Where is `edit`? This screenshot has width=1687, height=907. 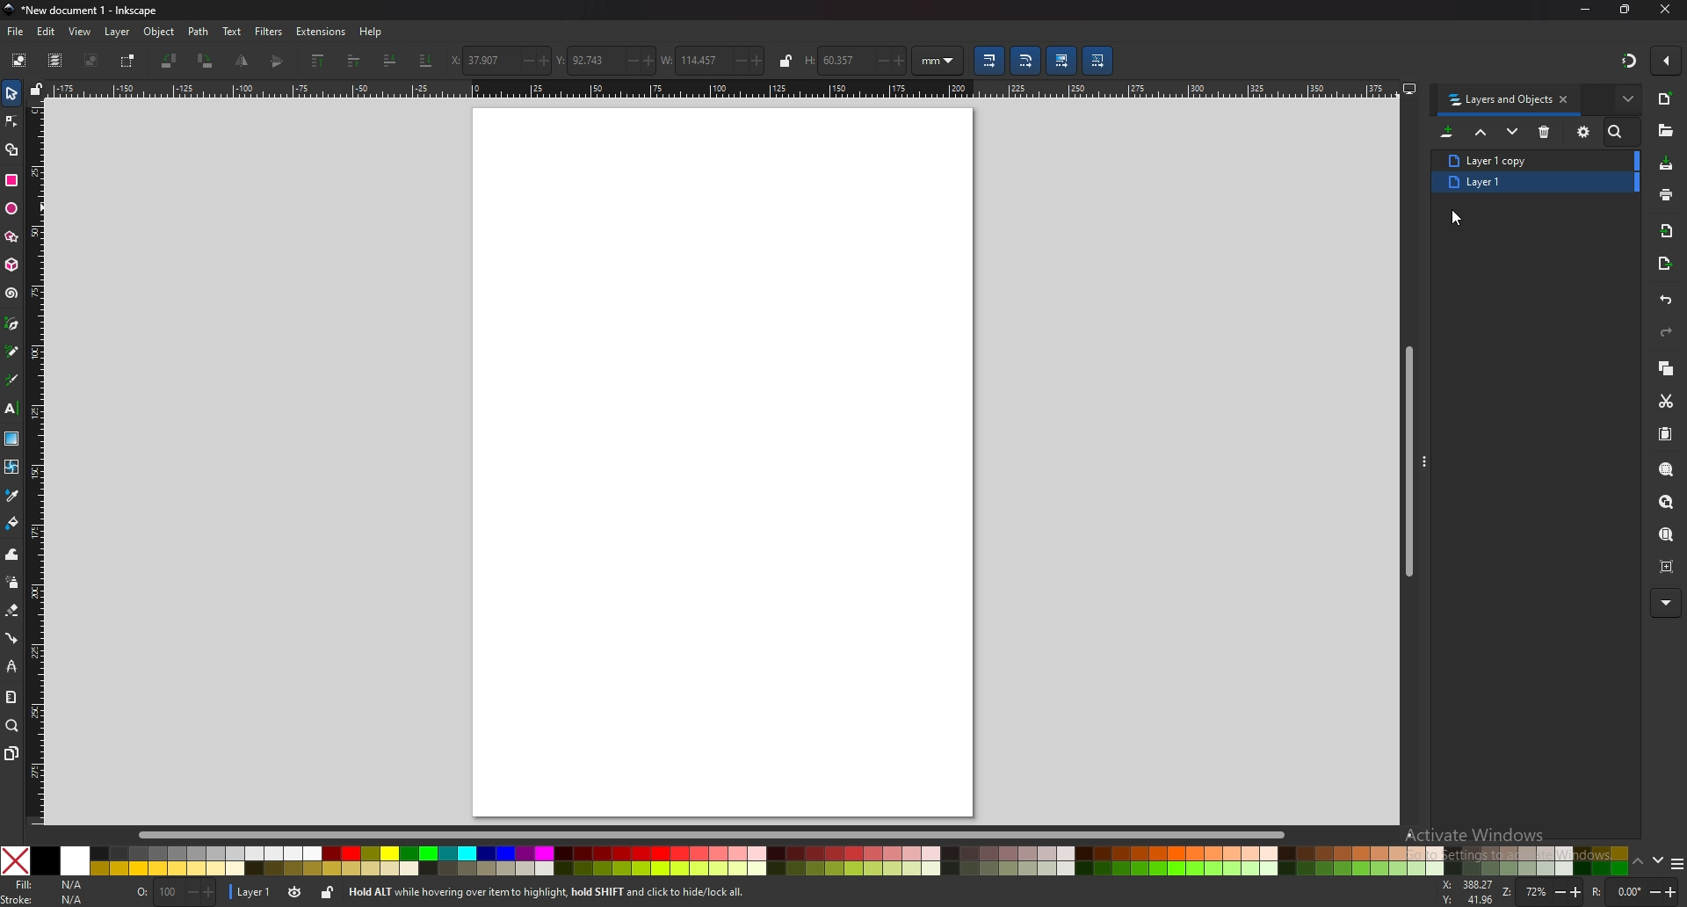 edit is located at coordinates (47, 32).